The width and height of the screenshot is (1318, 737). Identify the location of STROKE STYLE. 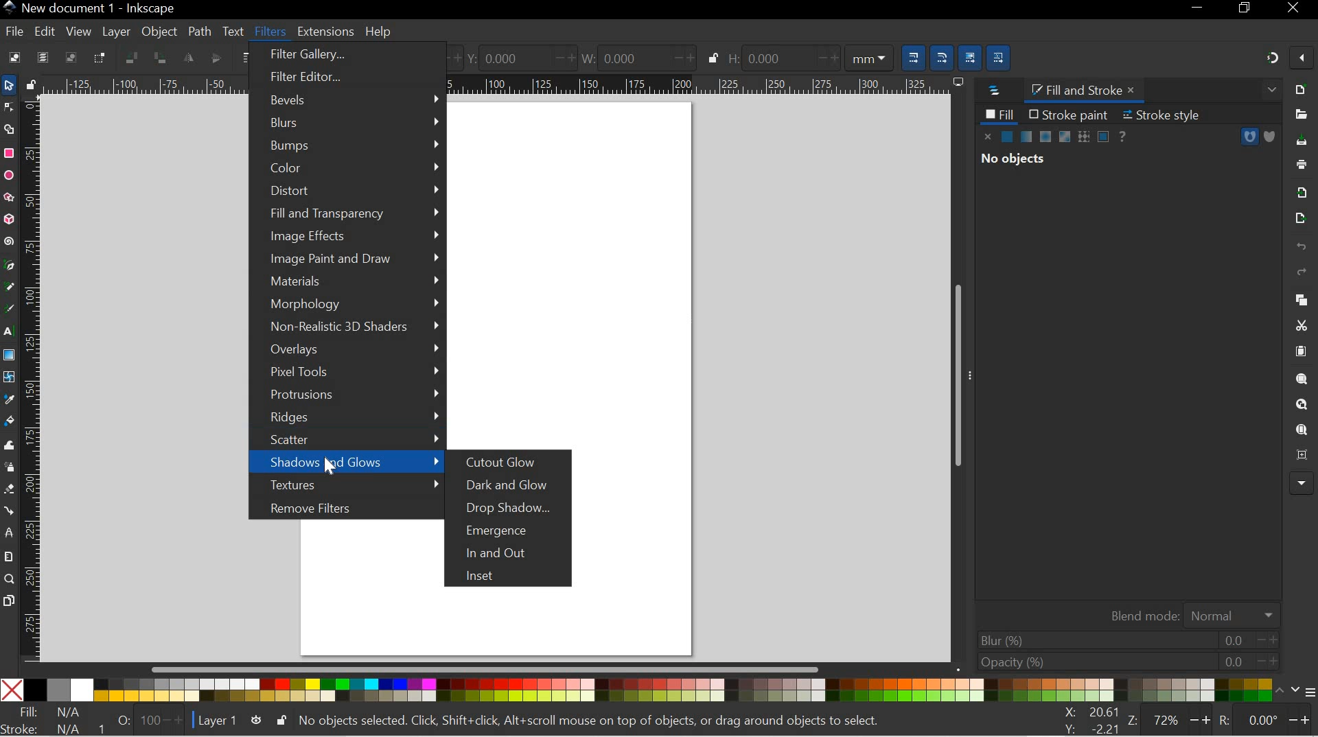
(1167, 115).